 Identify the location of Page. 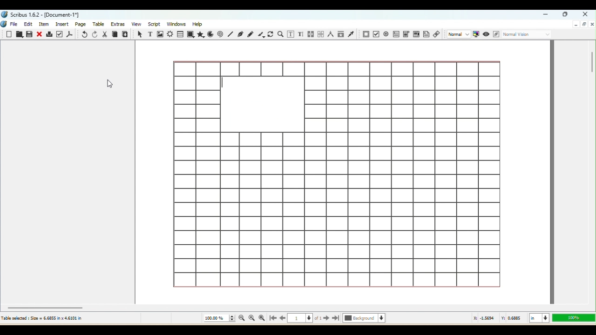
(81, 24).